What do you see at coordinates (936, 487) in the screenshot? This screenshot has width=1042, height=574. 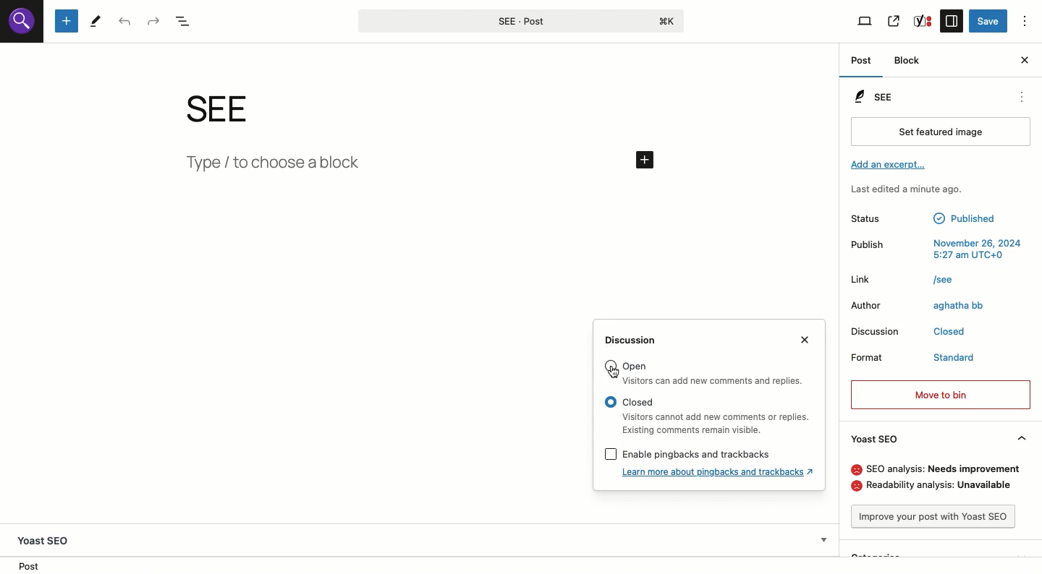 I see `Readability analysis: unavailable` at bounding box center [936, 487].